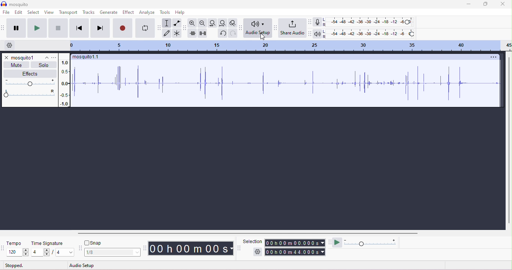  I want to click on recording meter, so click(317, 22).